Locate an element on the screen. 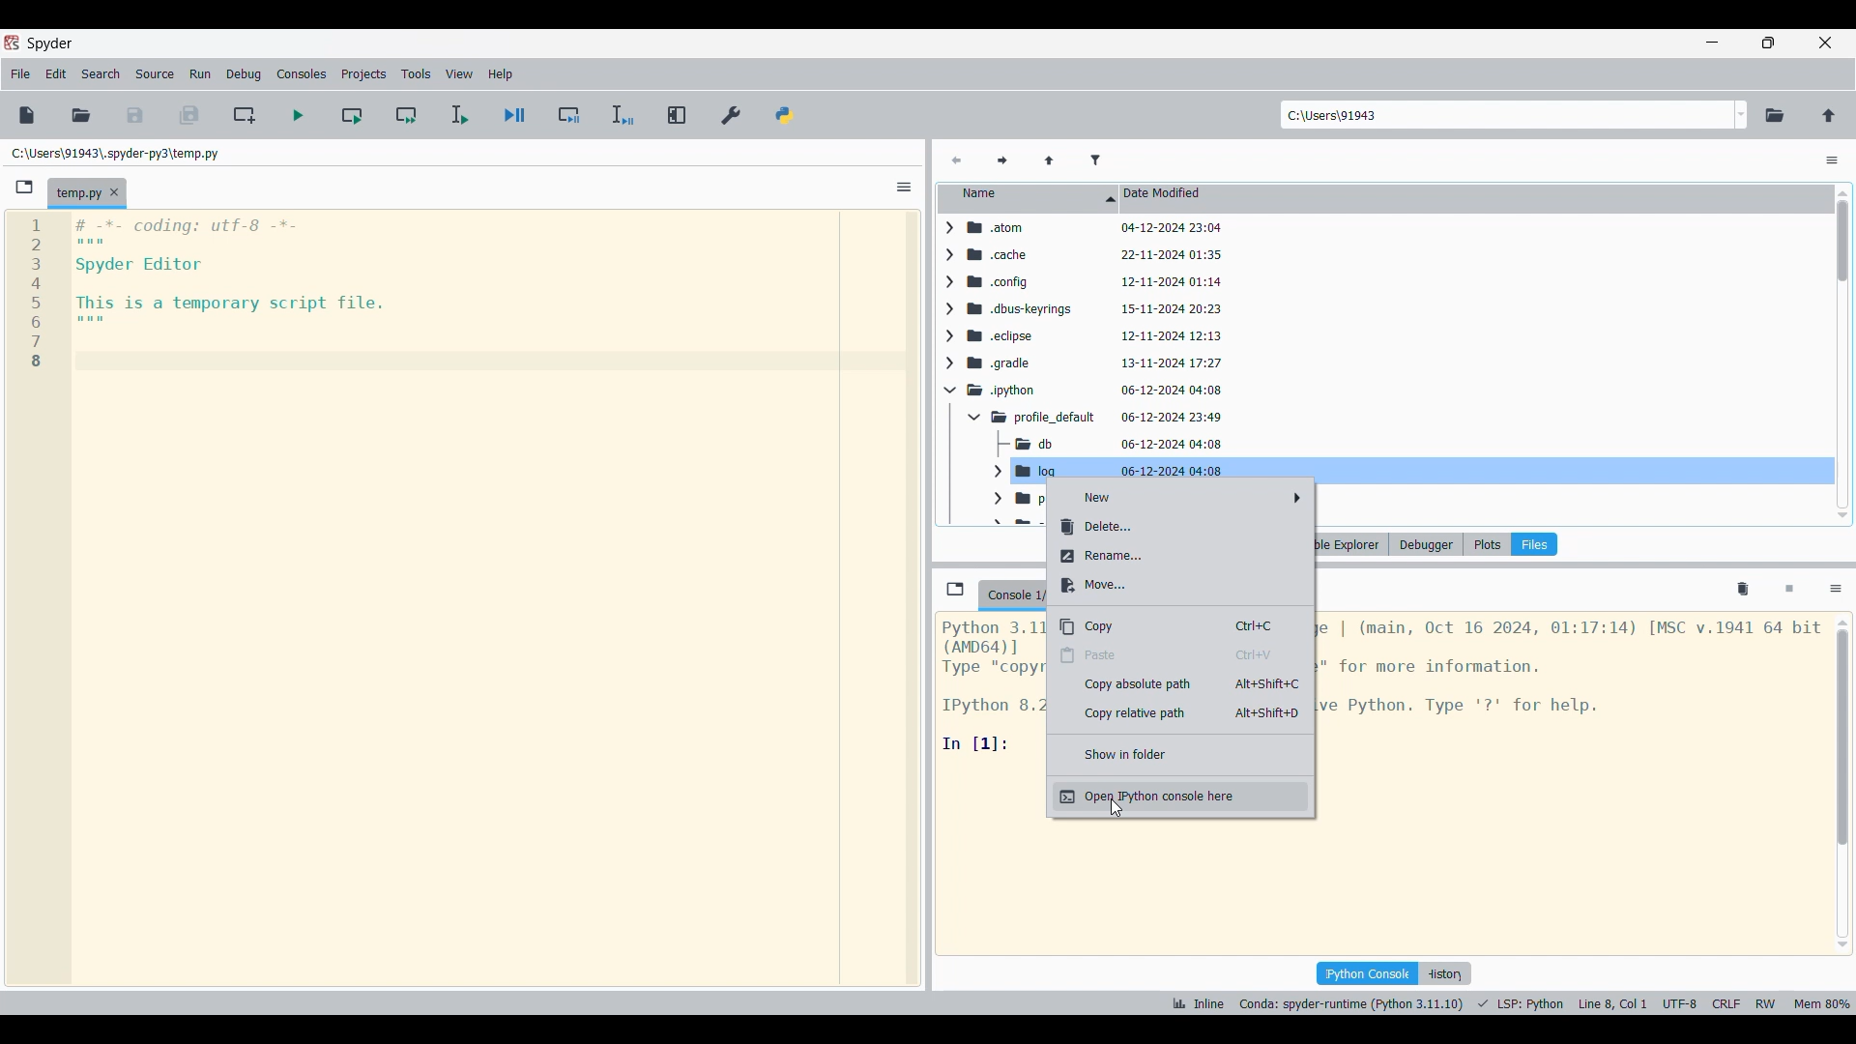 The width and height of the screenshot is (1856, 1044). Source menu is located at coordinates (156, 74).